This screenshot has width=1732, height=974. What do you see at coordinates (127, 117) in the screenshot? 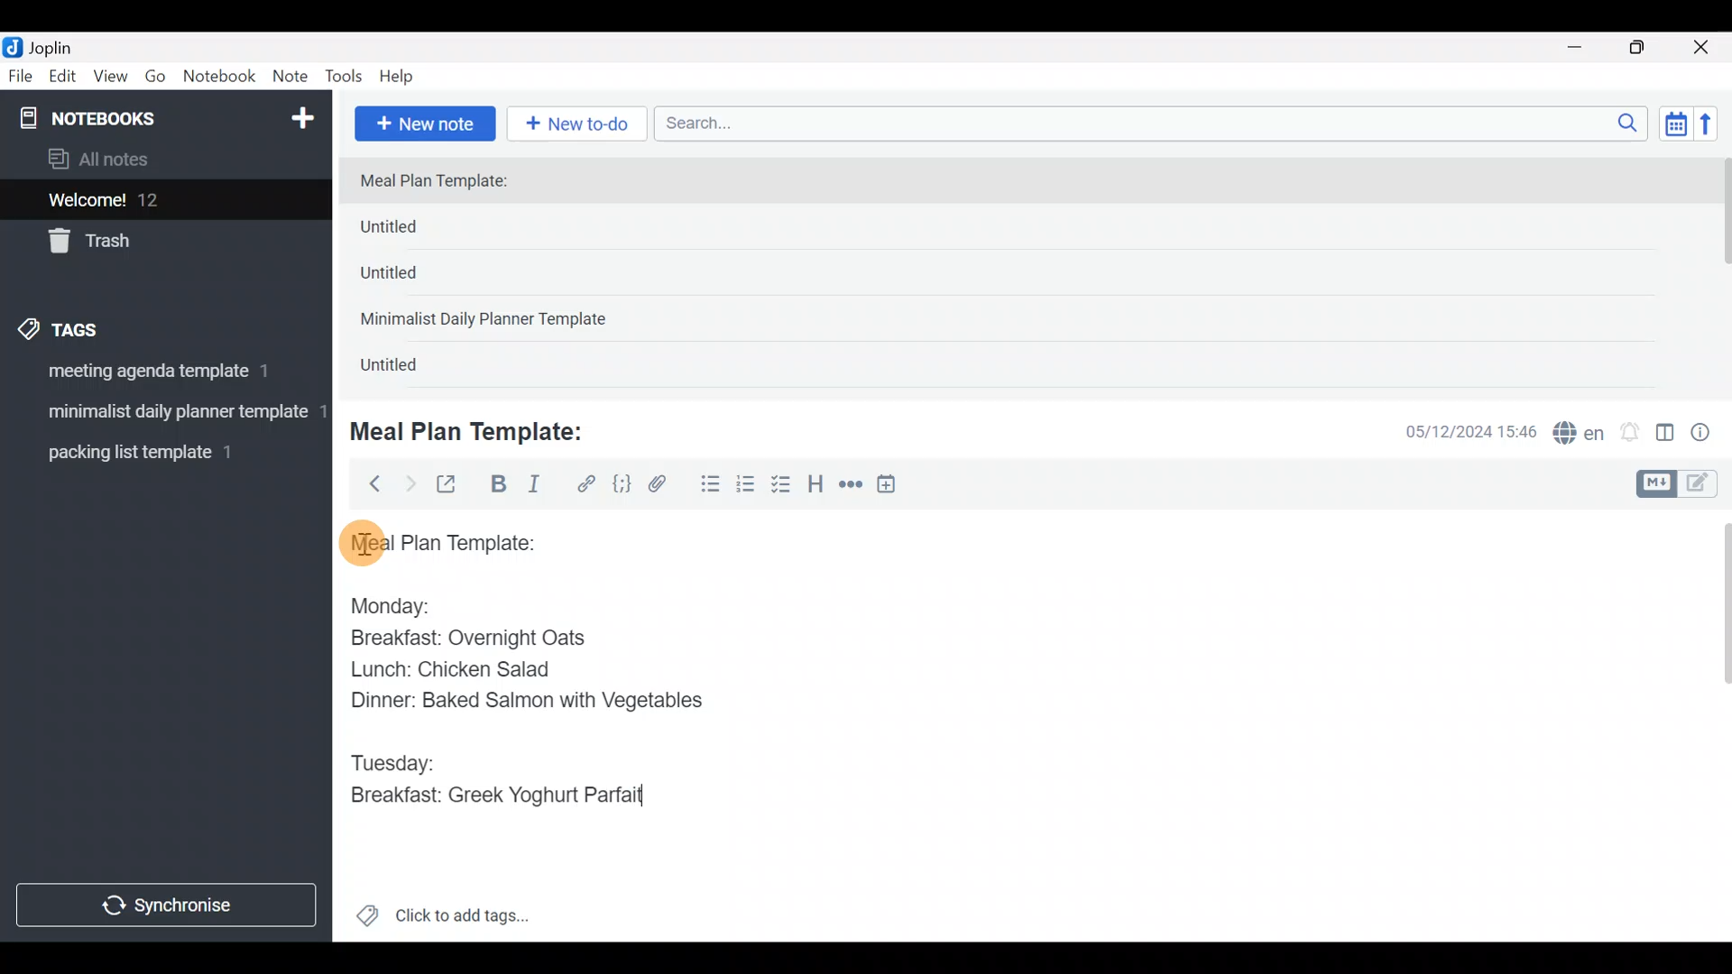
I see `Notebooks` at bounding box center [127, 117].